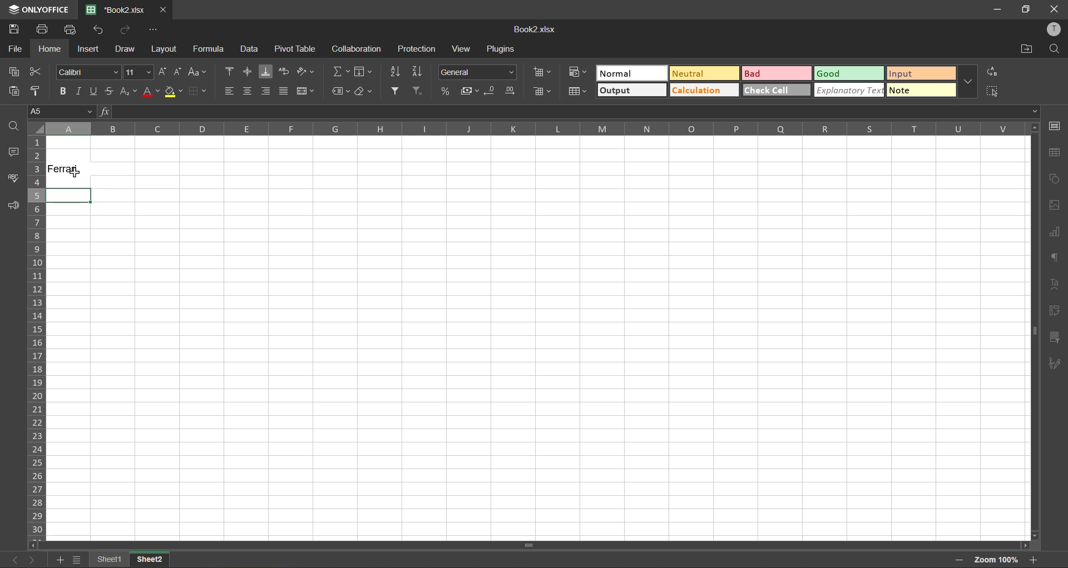 The height and width of the screenshot is (568, 1068). I want to click on bad, so click(779, 75).